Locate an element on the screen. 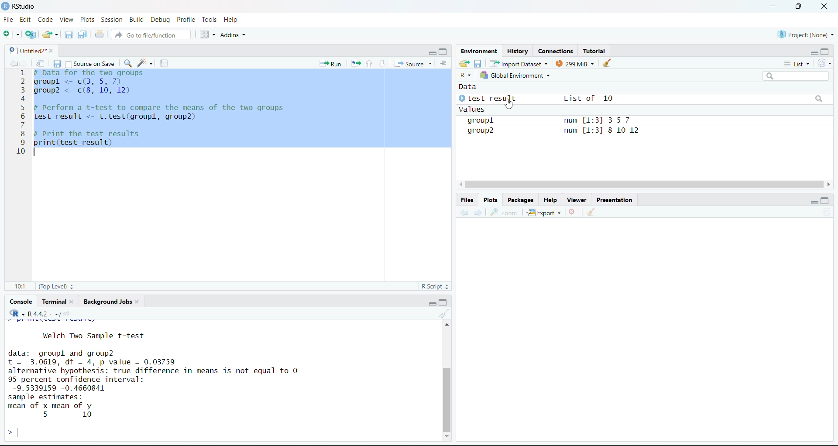 Image resolution: width=838 pixels, height=446 pixels. go back to the previous source location is located at coordinates (14, 63).